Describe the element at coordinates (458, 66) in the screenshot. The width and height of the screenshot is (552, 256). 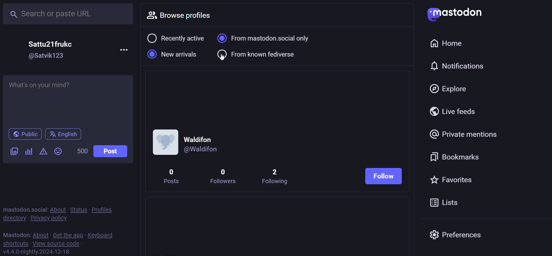
I see `notification` at that location.